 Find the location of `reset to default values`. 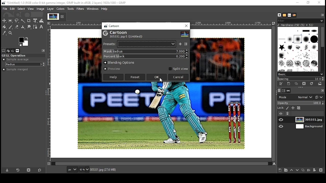

reset to default values is located at coordinates (40, 170).